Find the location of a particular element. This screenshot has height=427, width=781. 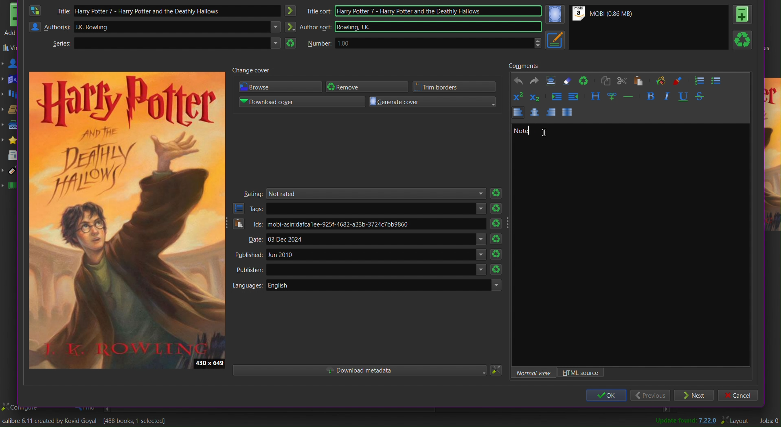

Jun 2010 is located at coordinates (375, 256).